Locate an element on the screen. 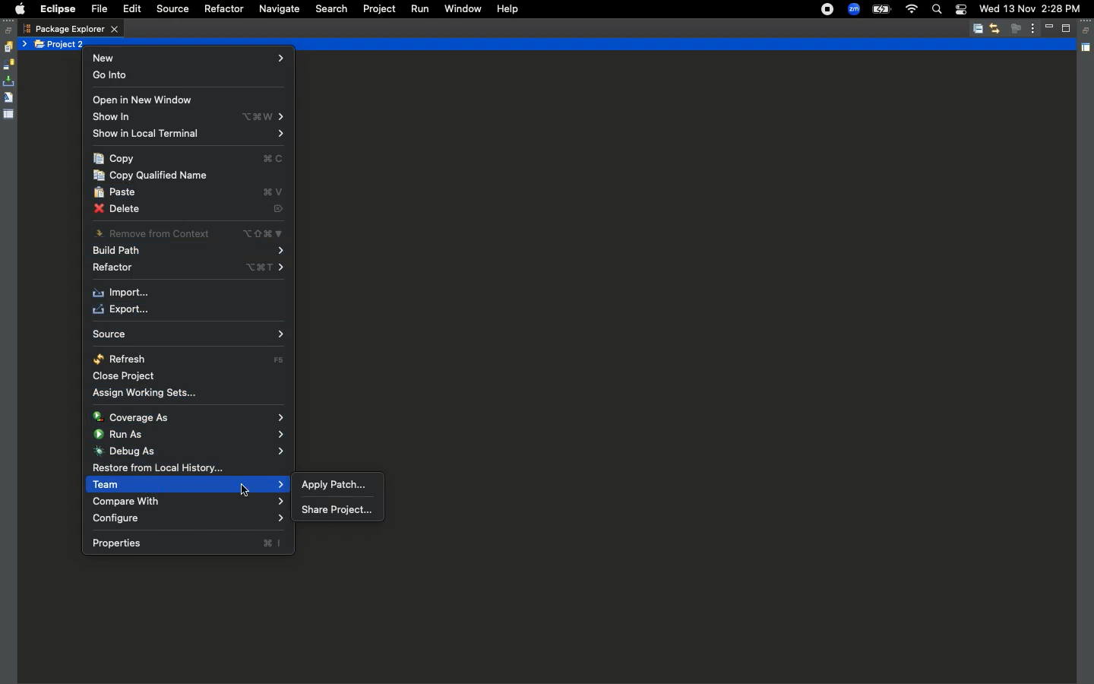 Image resolution: width=1094 pixels, height=684 pixels. Export is located at coordinates (119, 310).